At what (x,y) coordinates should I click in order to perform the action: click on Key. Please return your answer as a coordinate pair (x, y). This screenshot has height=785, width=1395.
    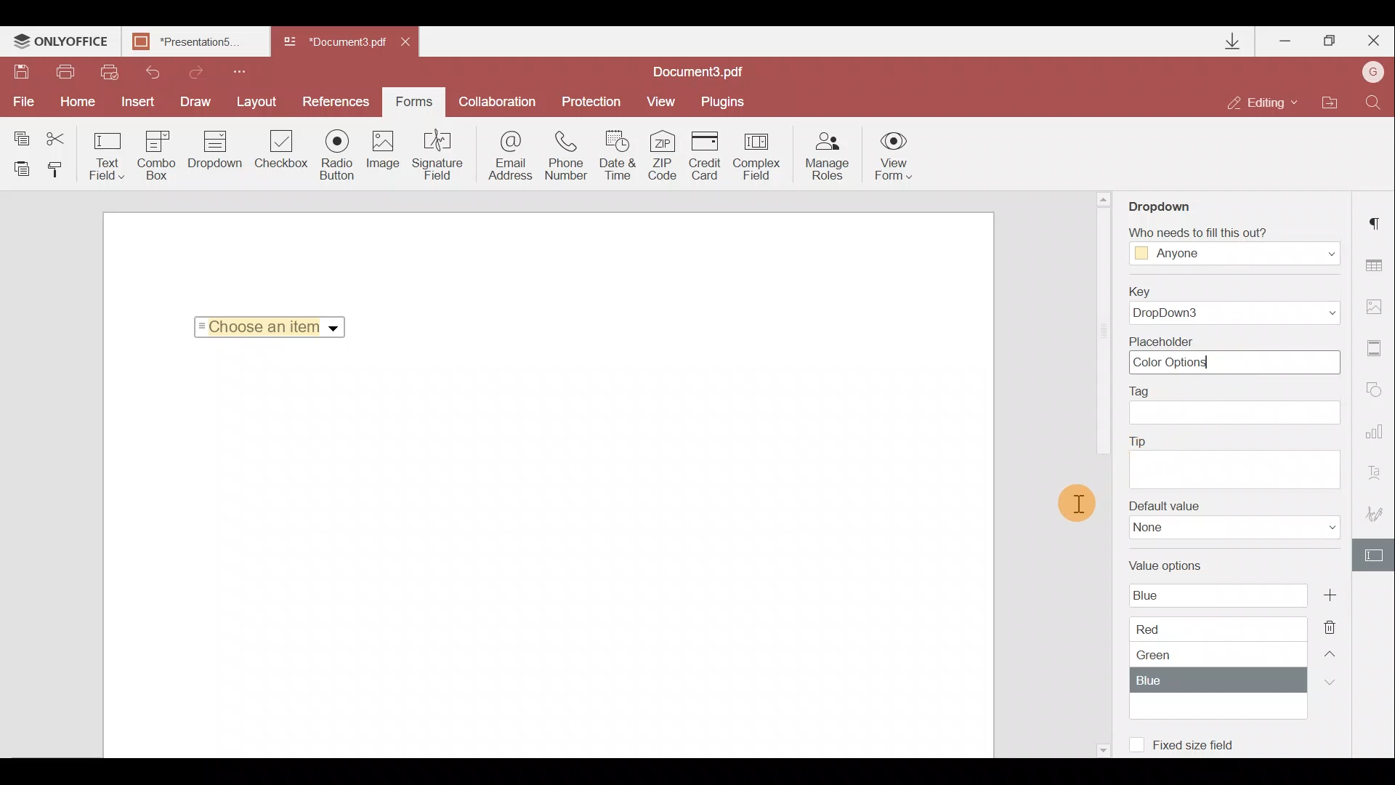
    Looking at the image, I should click on (1238, 304).